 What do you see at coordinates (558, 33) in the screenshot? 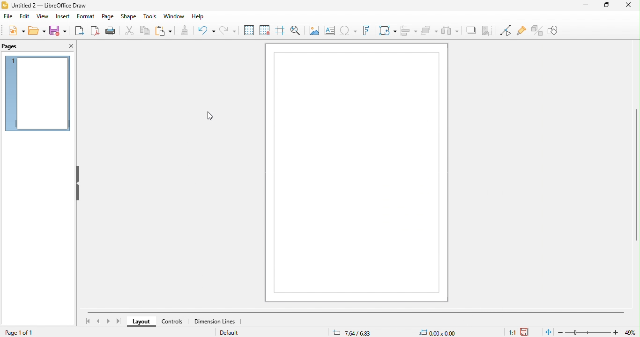
I see `show draw functions` at bounding box center [558, 33].